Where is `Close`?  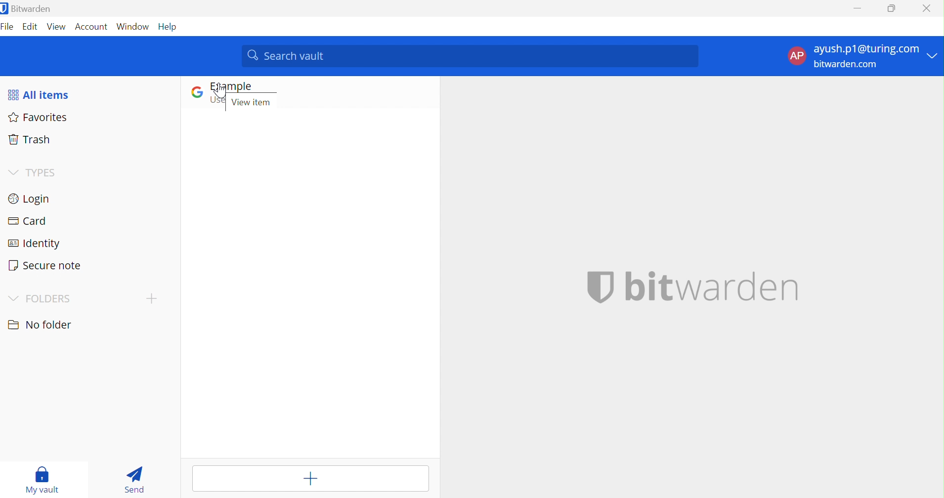
Close is located at coordinates (926, 7).